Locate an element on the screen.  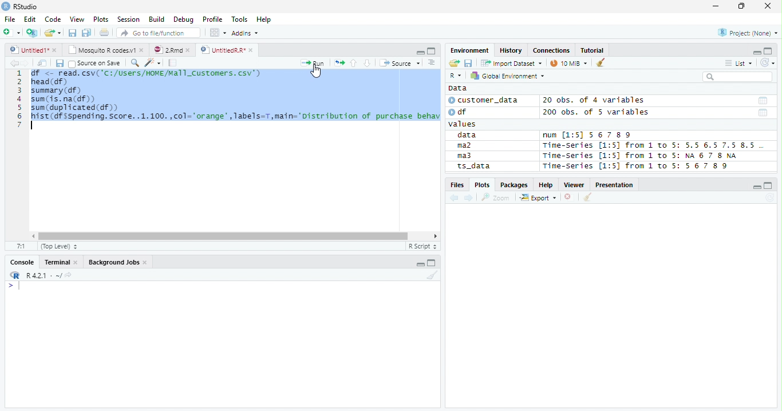
customer_data is located at coordinates (485, 100).